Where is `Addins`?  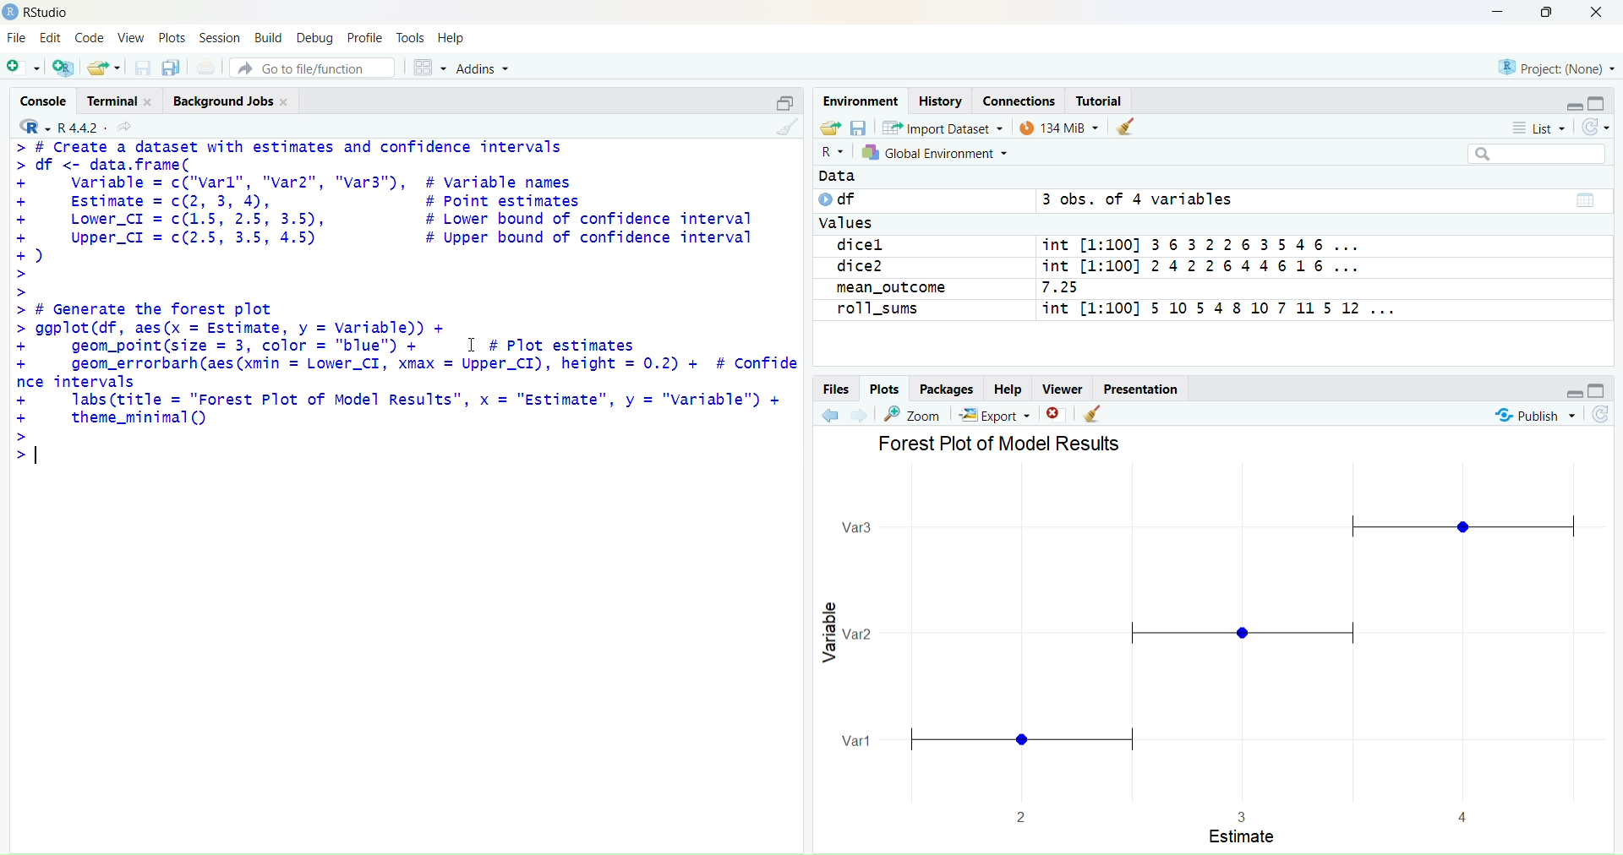
Addins is located at coordinates (482, 68).